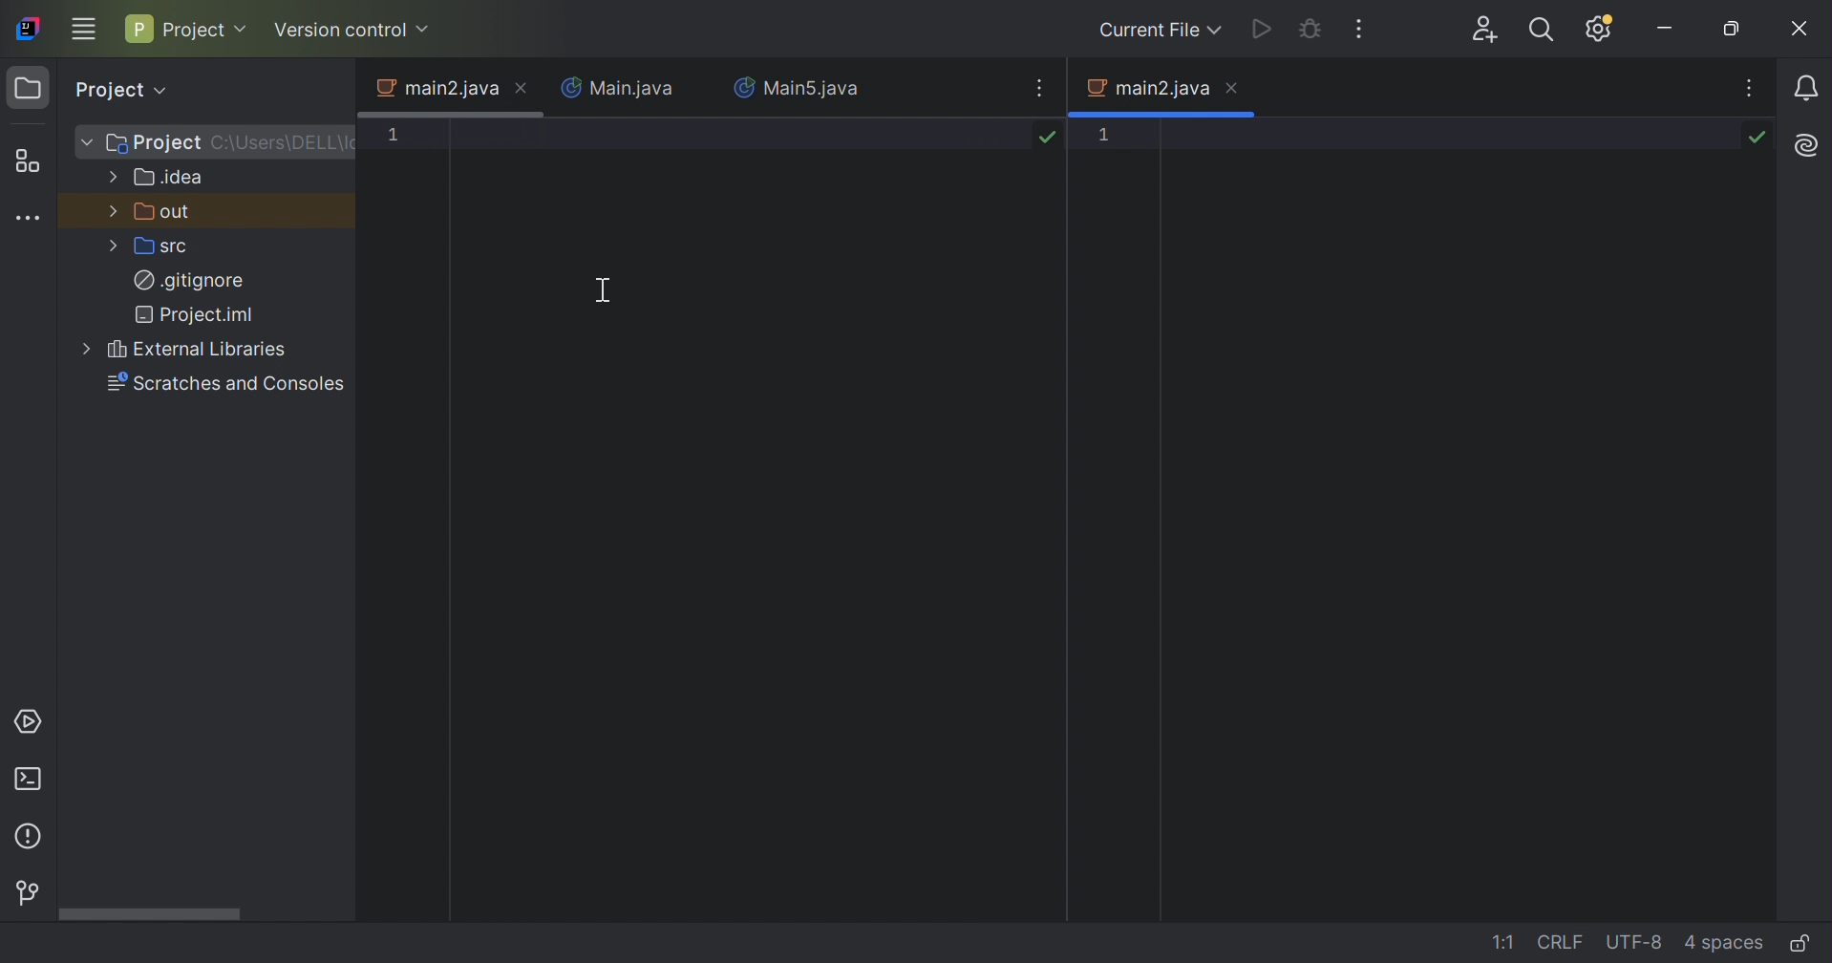 Image resolution: width=1832 pixels, height=963 pixels. Describe the element at coordinates (1504, 945) in the screenshot. I see `1:1` at that location.